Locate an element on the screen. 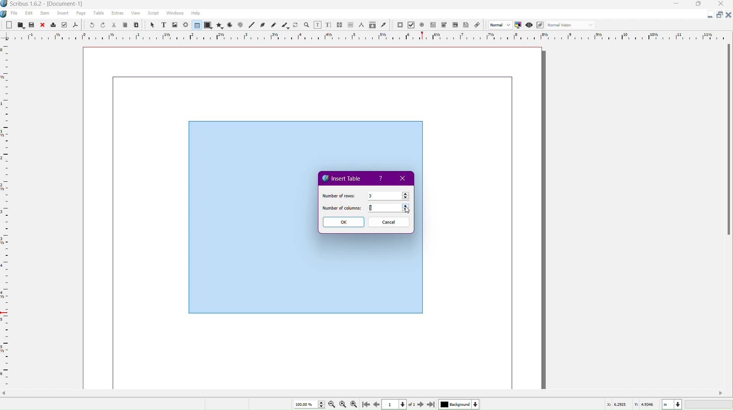  Zoom In is located at coordinates (355, 404).